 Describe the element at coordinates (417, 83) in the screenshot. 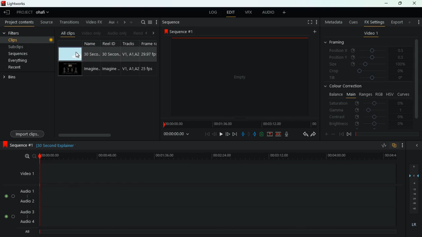

I see `vertical scroll bar` at that location.